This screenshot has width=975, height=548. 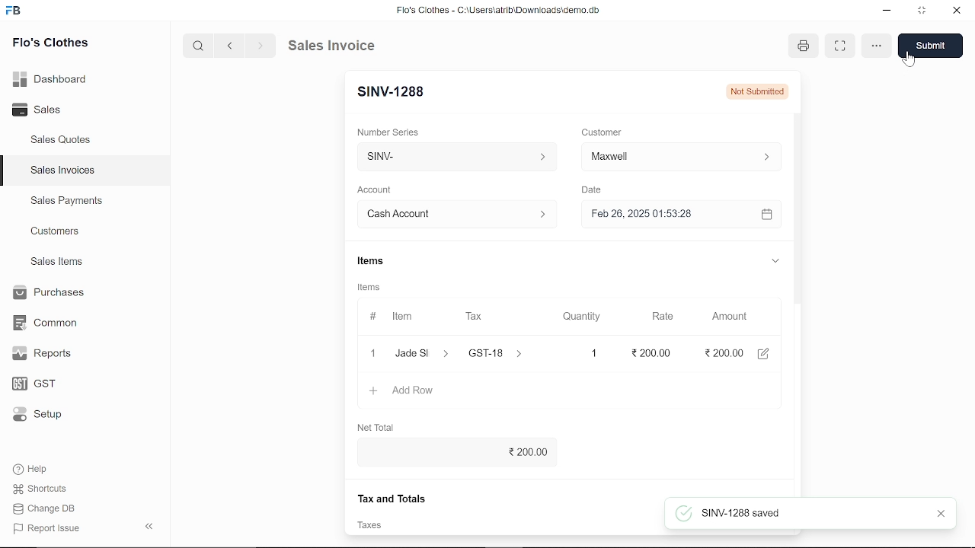 I want to click on Shortcuts, so click(x=48, y=489).